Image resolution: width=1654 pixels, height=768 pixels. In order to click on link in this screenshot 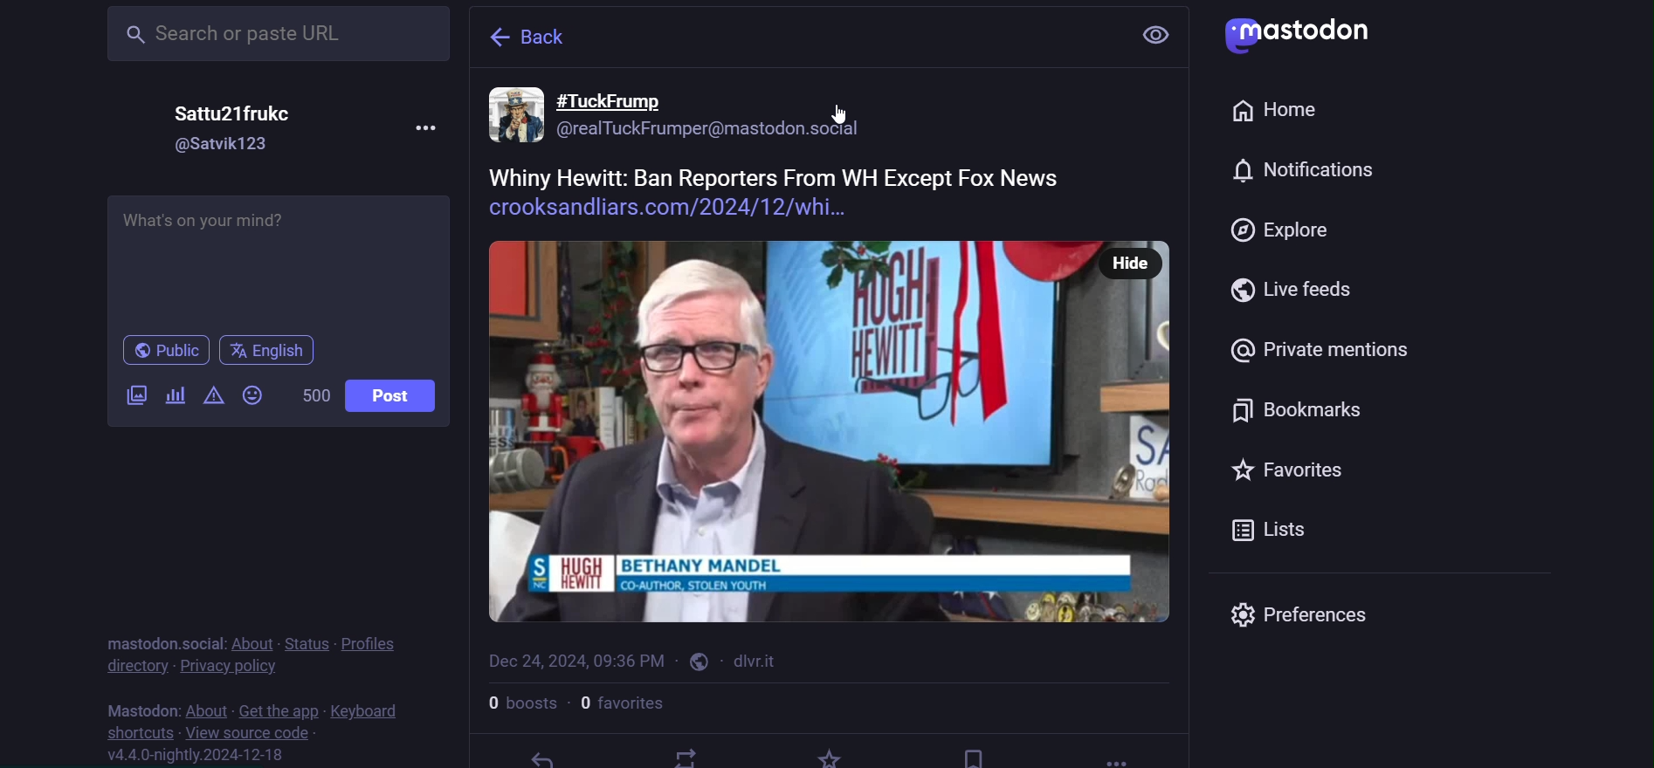, I will do `click(760, 660)`.